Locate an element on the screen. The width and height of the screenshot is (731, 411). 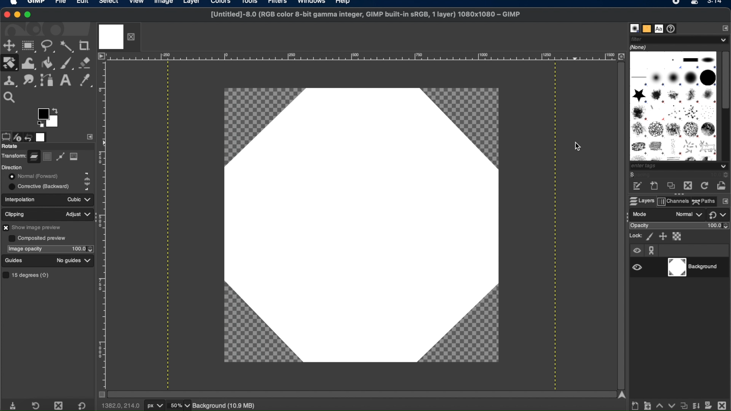
scroll bar is located at coordinates (359, 393).